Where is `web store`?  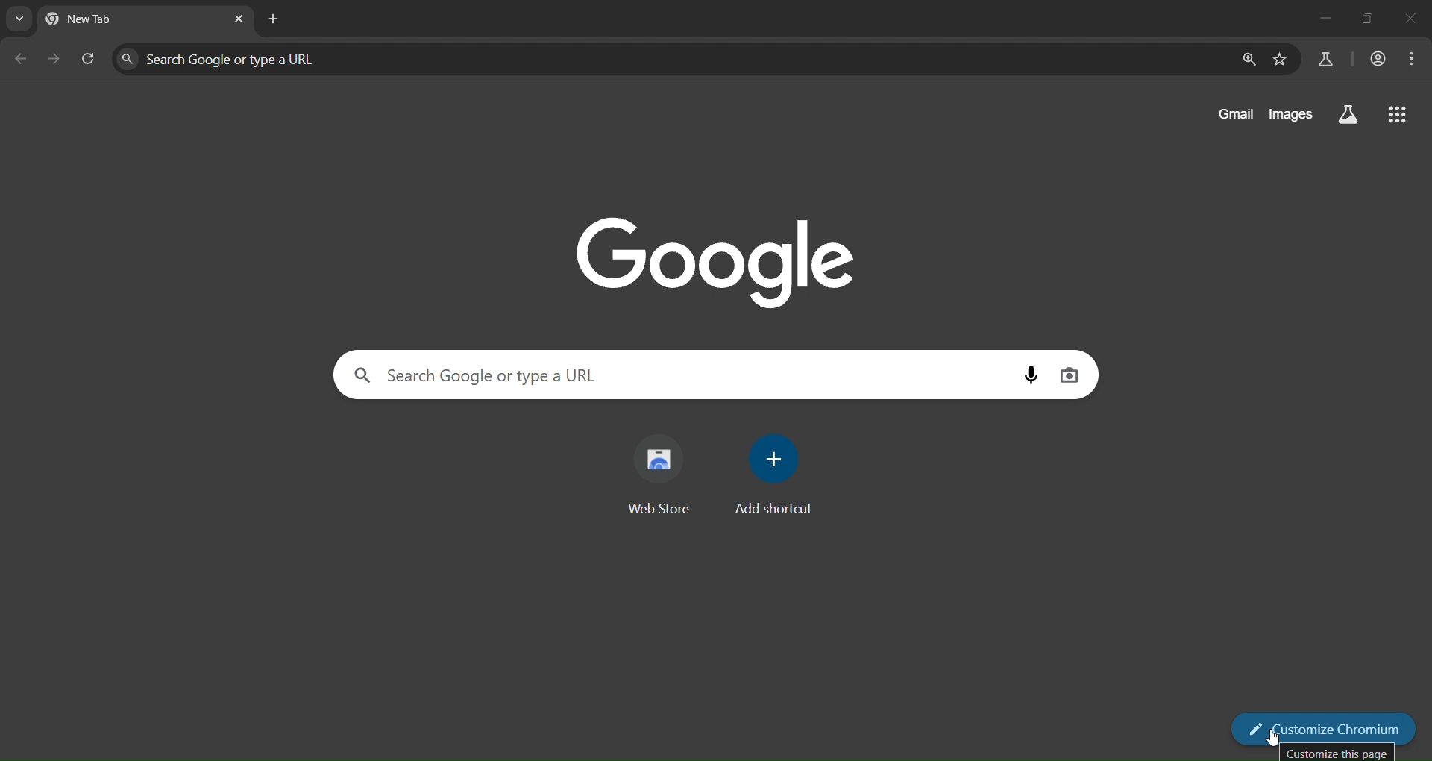 web store is located at coordinates (658, 474).